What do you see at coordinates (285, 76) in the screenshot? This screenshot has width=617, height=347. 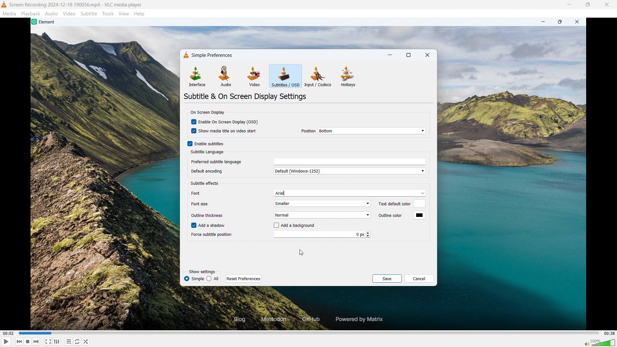 I see `subtitles/OSD` at bounding box center [285, 76].